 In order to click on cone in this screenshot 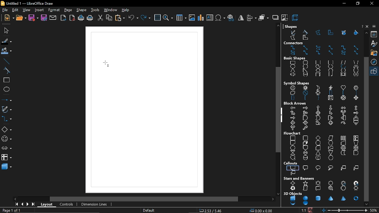, I will do `click(331, 198)`.